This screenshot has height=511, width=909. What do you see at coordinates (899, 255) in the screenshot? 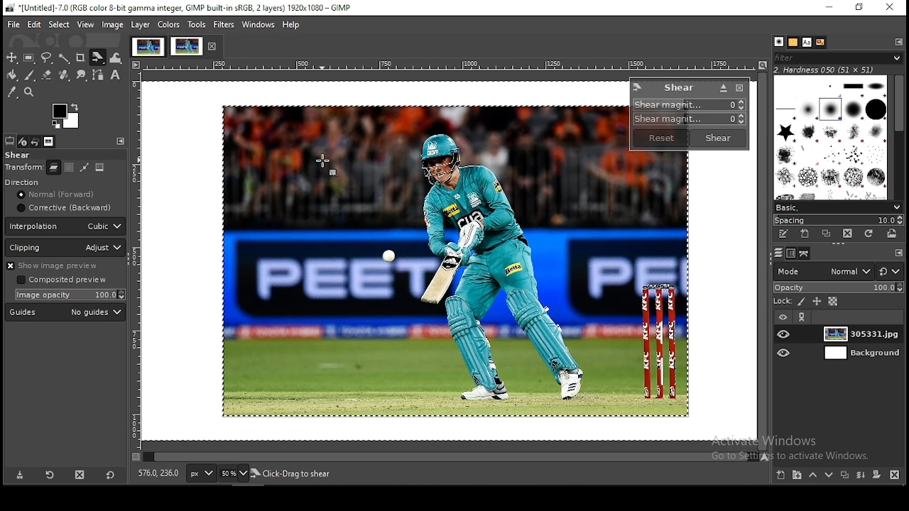
I see `configure this tab` at bounding box center [899, 255].